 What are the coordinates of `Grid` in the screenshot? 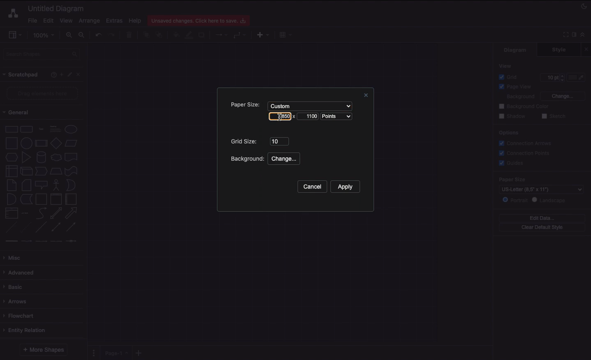 It's located at (510, 77).